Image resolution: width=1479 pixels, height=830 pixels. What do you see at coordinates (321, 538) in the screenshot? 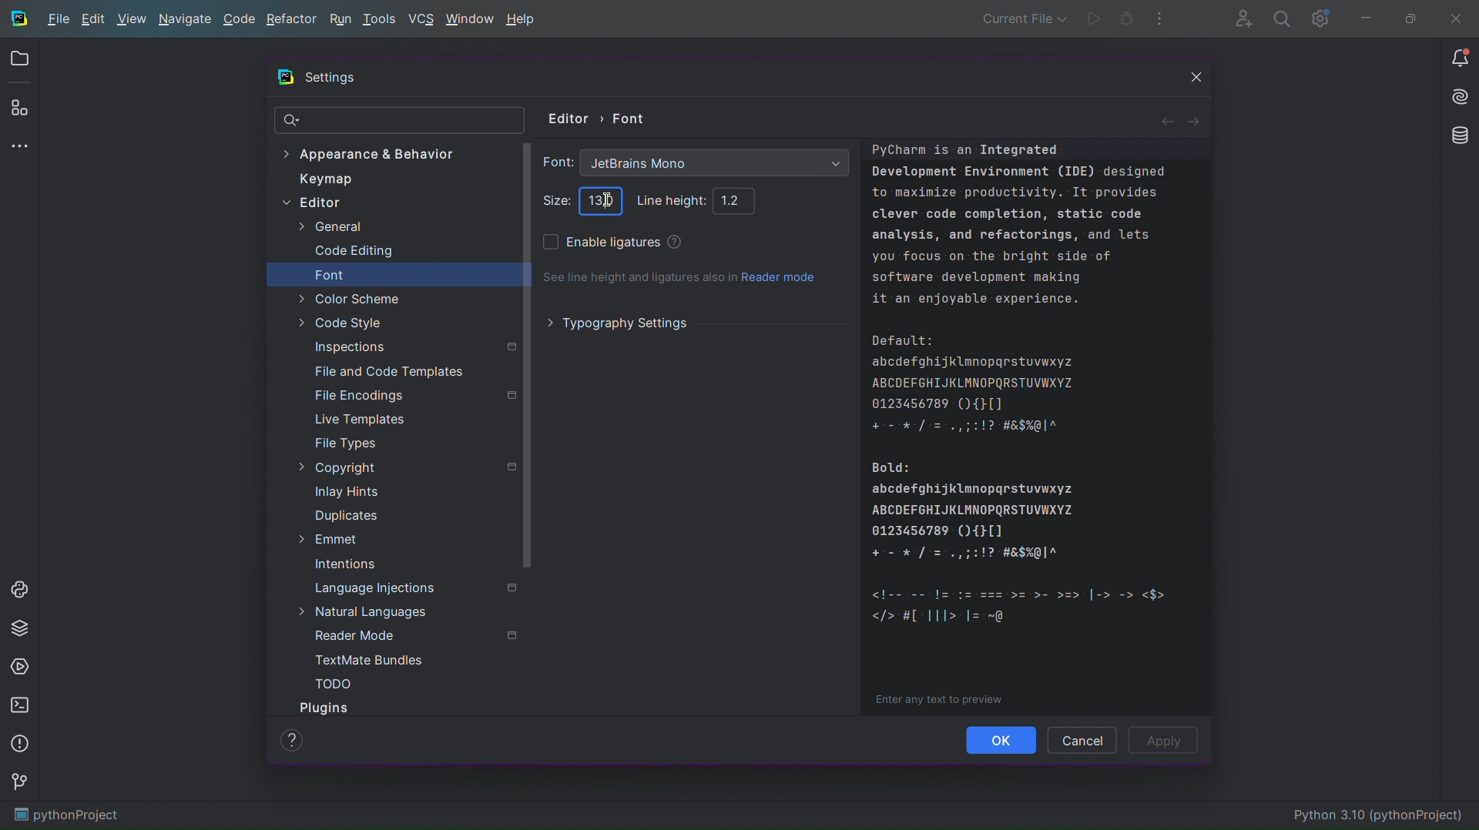
I see `Emmet` at bounding box center [321, 538].